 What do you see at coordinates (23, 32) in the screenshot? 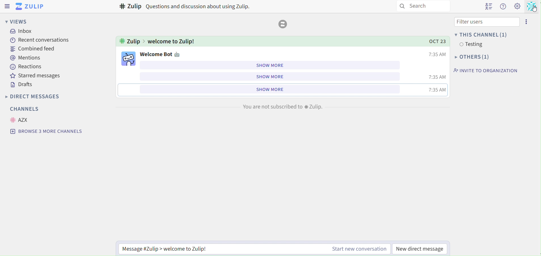
I see `inbox` at bounding box center [23, 32].